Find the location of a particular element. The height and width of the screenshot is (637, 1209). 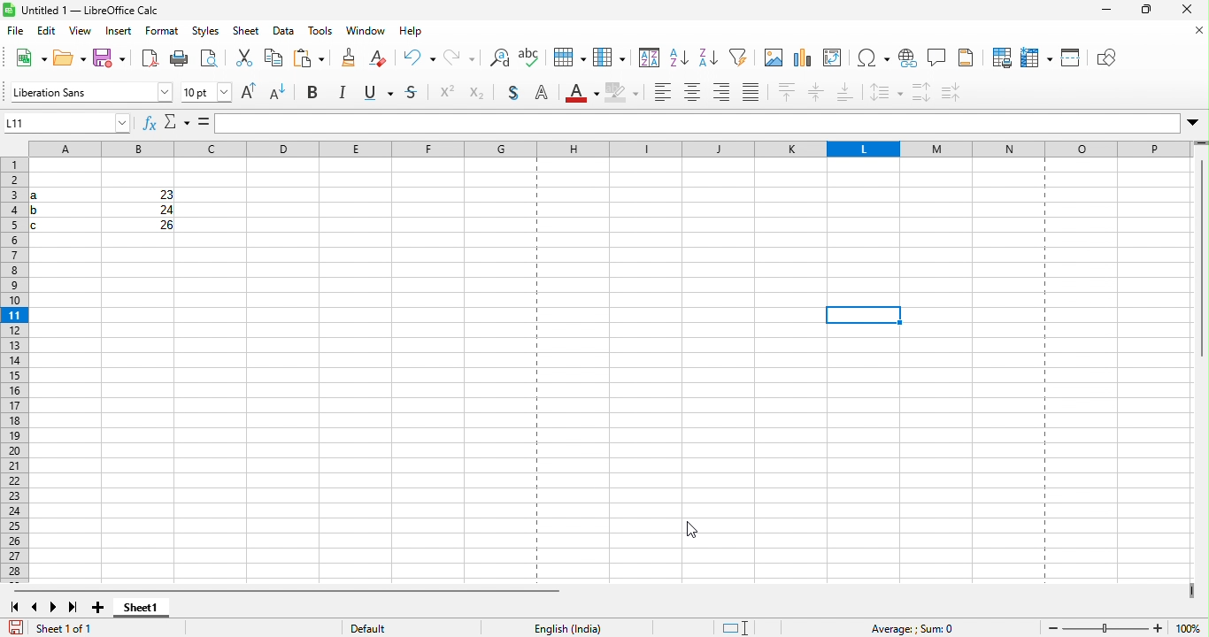

minimize is located at coordinates (1108, 12).